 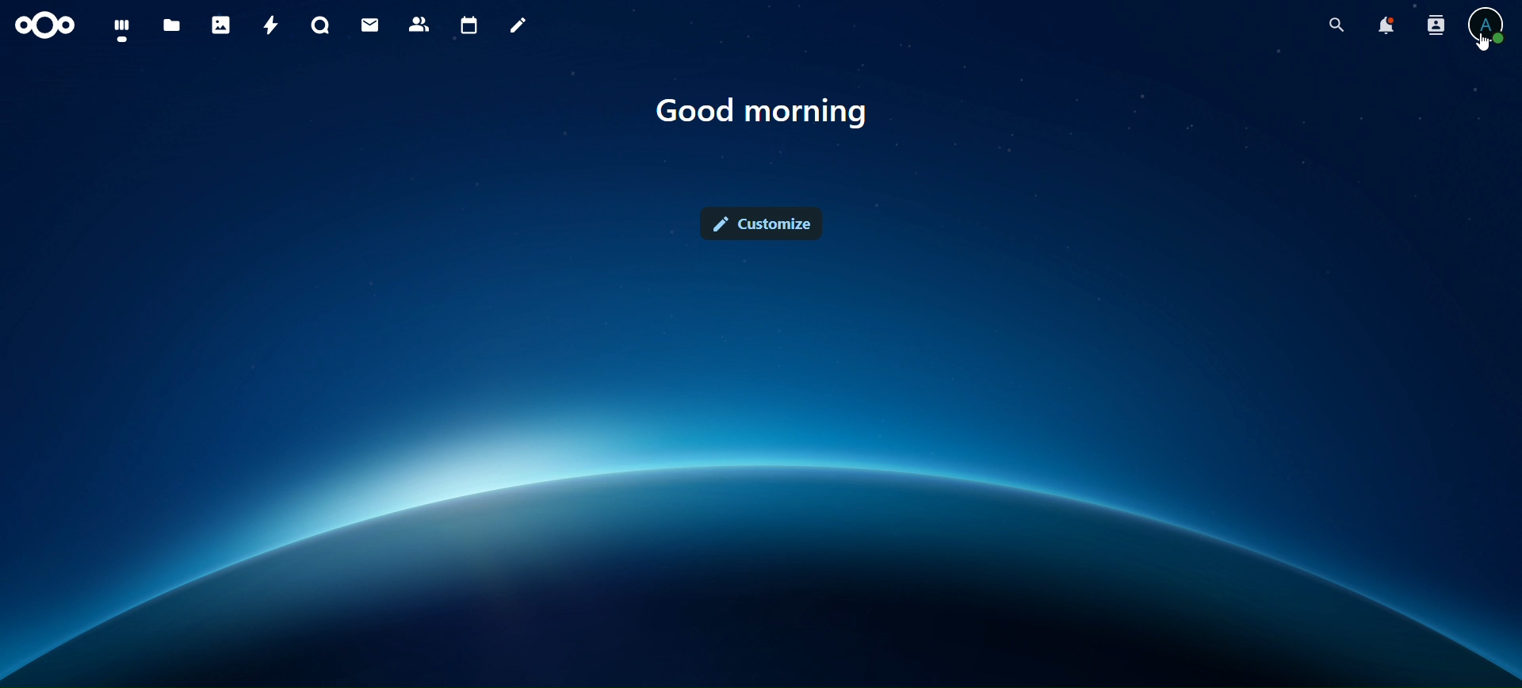 What do you see at coordinates (419, 25) in the screenshot?
I see `contacts` at bounding box center [419, 25].